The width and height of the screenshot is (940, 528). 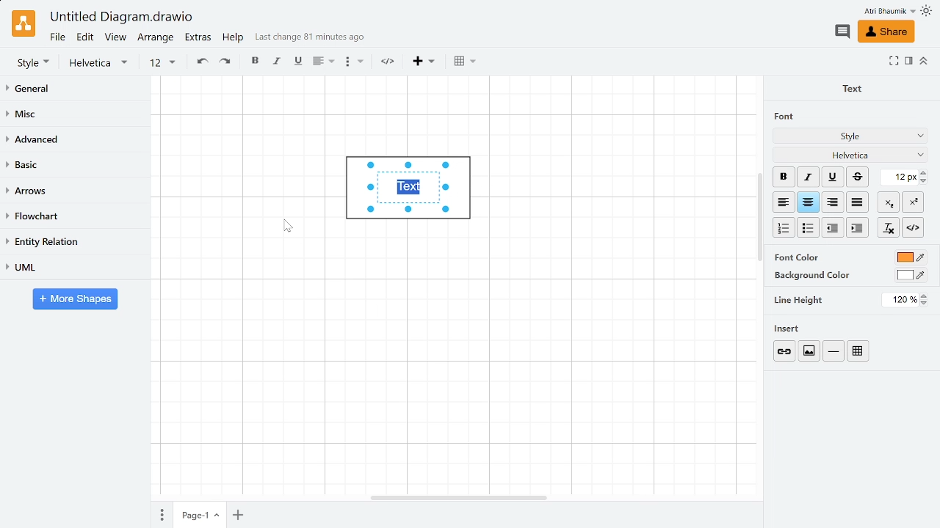 I want to click on Vertical scrollbar, so click(x=760, y=219).